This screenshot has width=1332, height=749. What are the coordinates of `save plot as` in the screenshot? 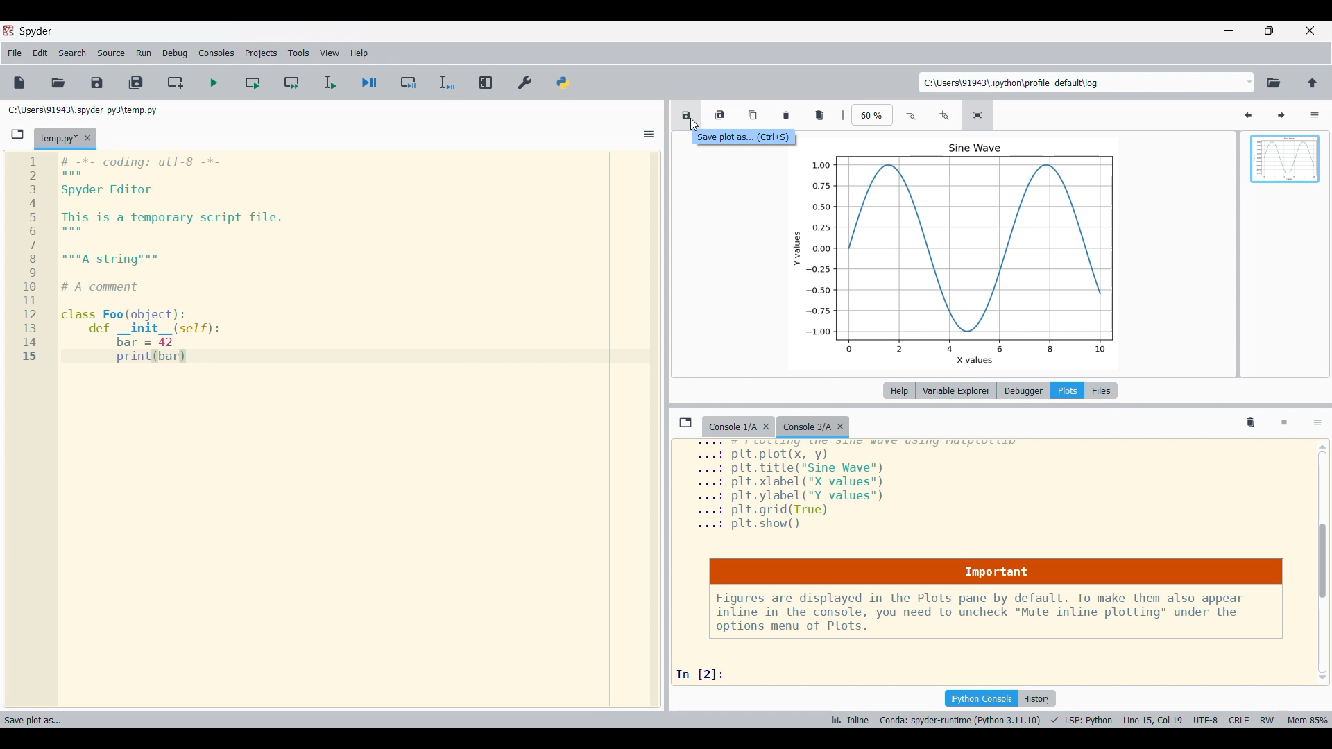 It's located at (40, 717).